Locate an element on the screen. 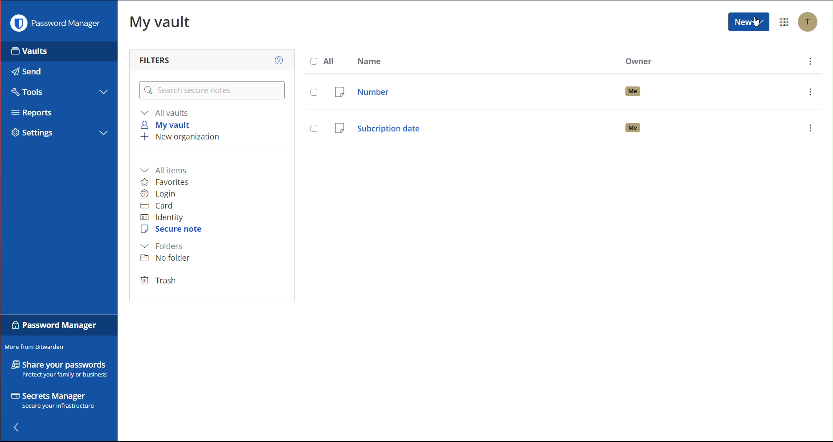  Folders is located at coordinates (164, 246).